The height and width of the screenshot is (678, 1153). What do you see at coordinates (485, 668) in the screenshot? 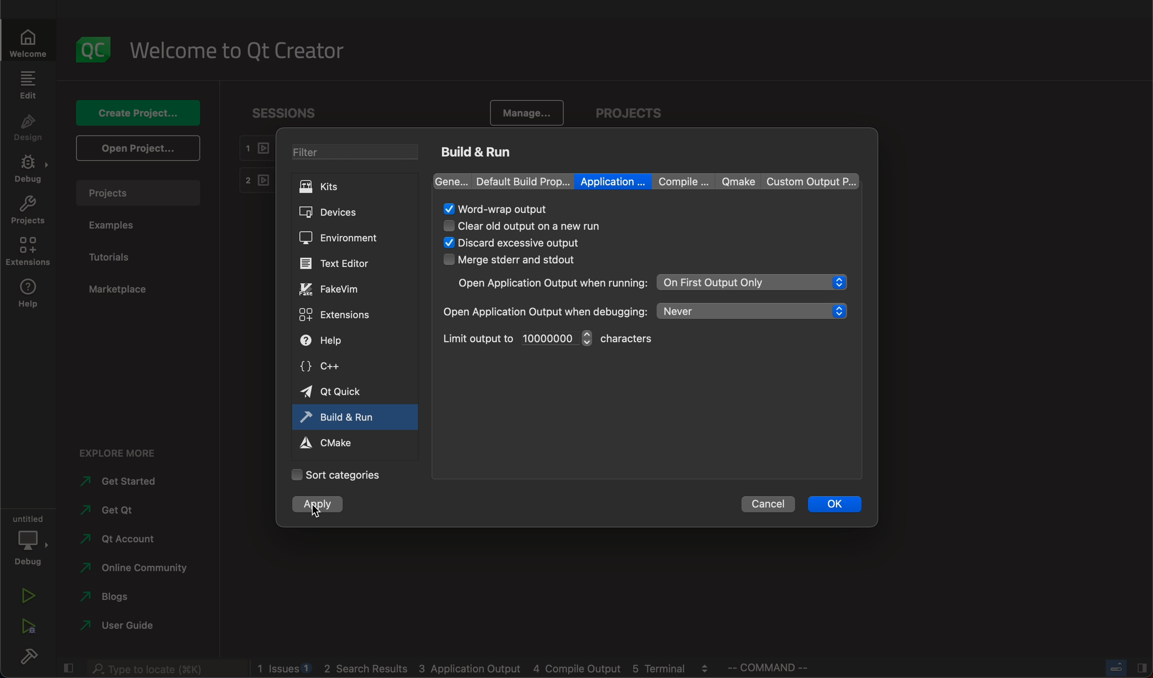
I see `blogs` at bounding box center [485, 668].